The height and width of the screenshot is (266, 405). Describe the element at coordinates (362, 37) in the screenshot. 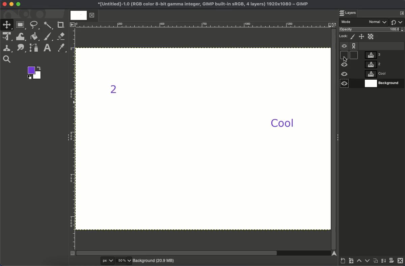

I see `Position and size` at that location.